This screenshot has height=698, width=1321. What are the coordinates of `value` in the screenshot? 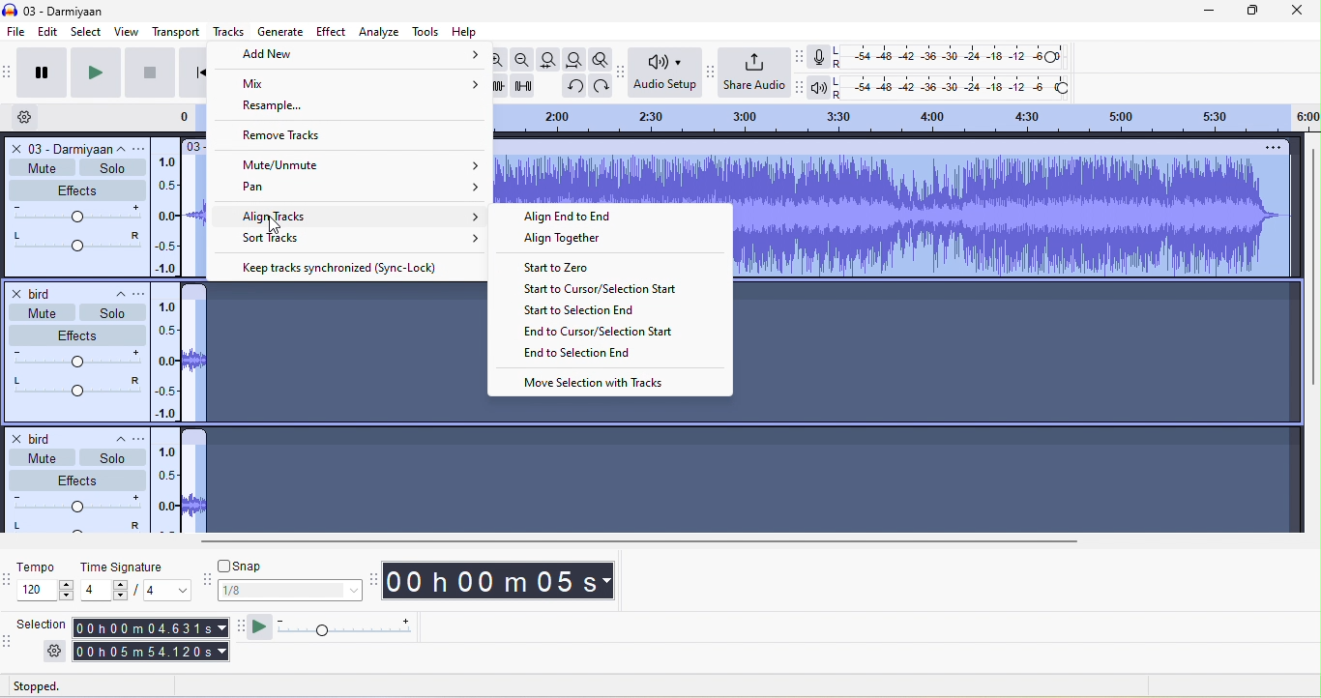 It's located at (160, 591).